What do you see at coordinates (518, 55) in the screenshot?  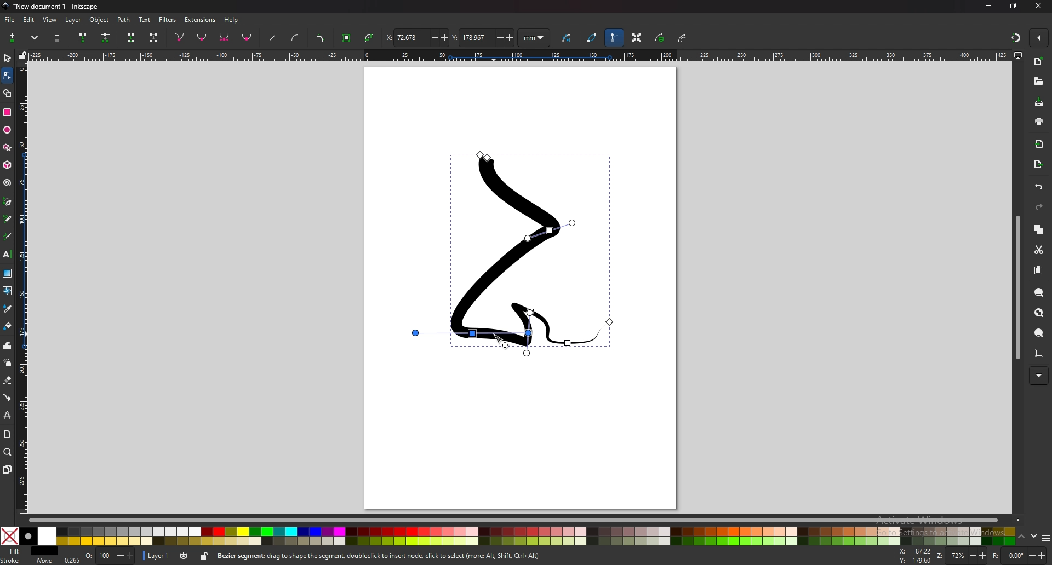 I see `horizontal scale` at bounding box center [518, 55].